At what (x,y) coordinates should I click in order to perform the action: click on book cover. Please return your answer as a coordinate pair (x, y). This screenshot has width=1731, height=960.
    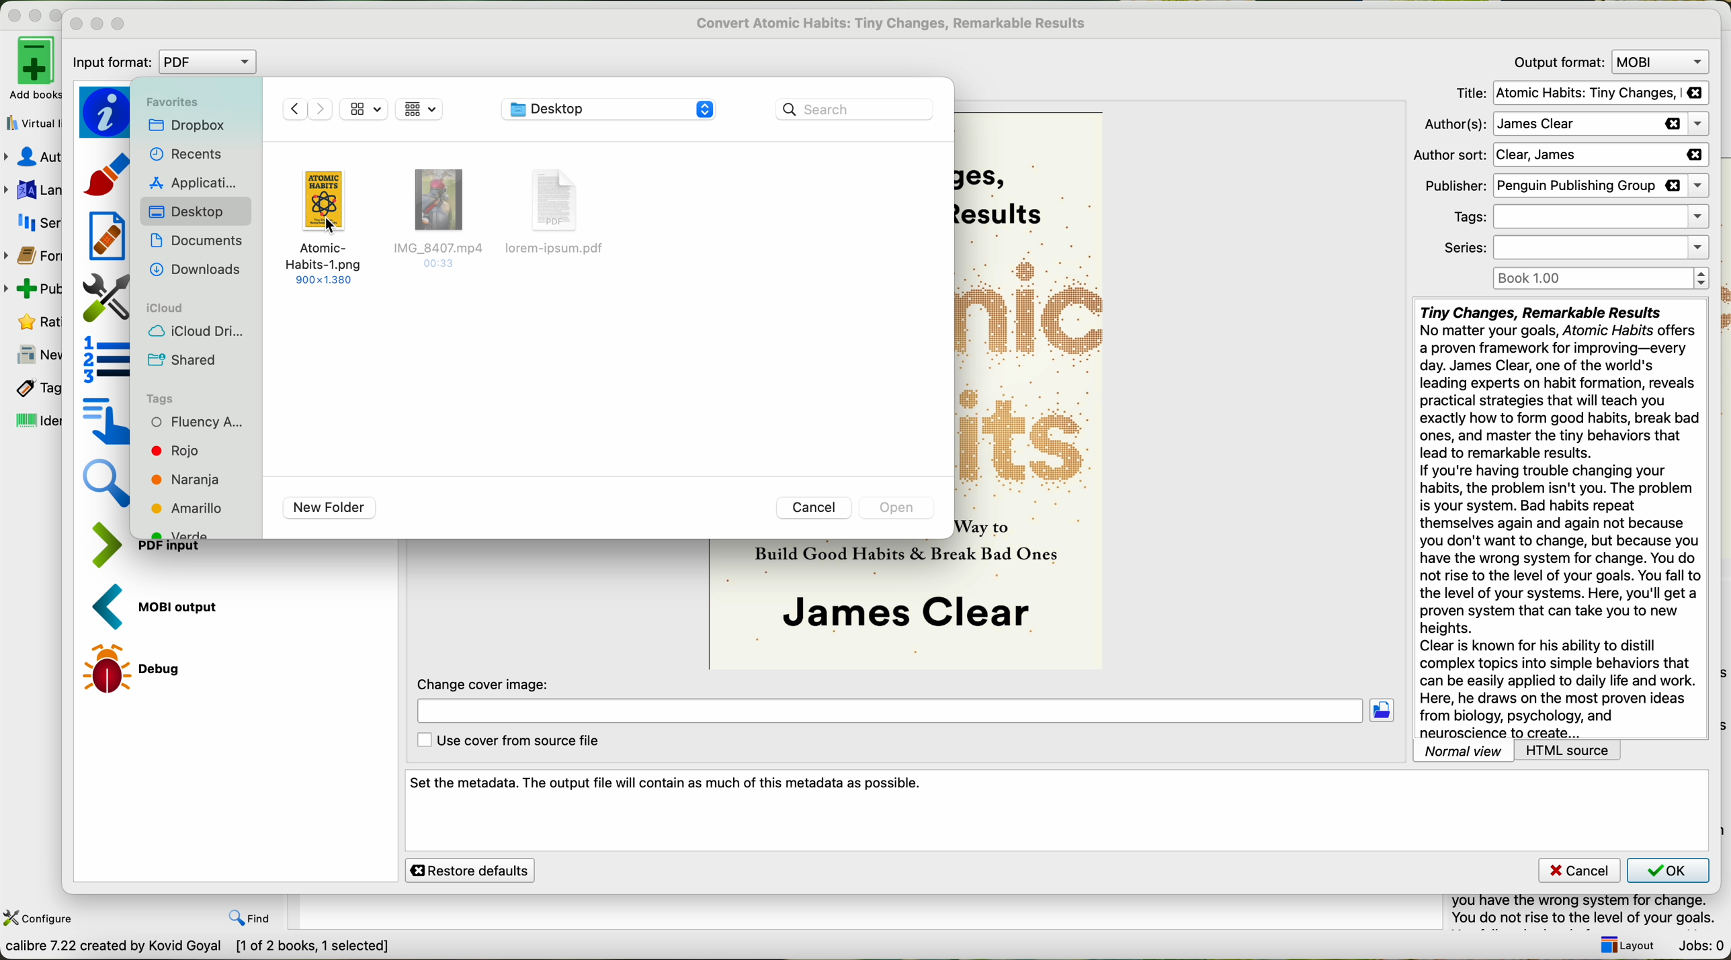
    Looking at the image, I should click on (1031, 393).